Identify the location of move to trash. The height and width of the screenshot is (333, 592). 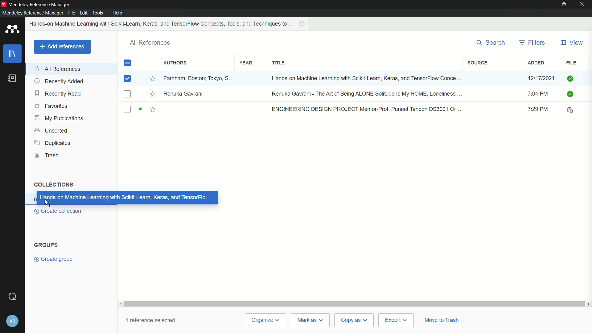
(441, 319).